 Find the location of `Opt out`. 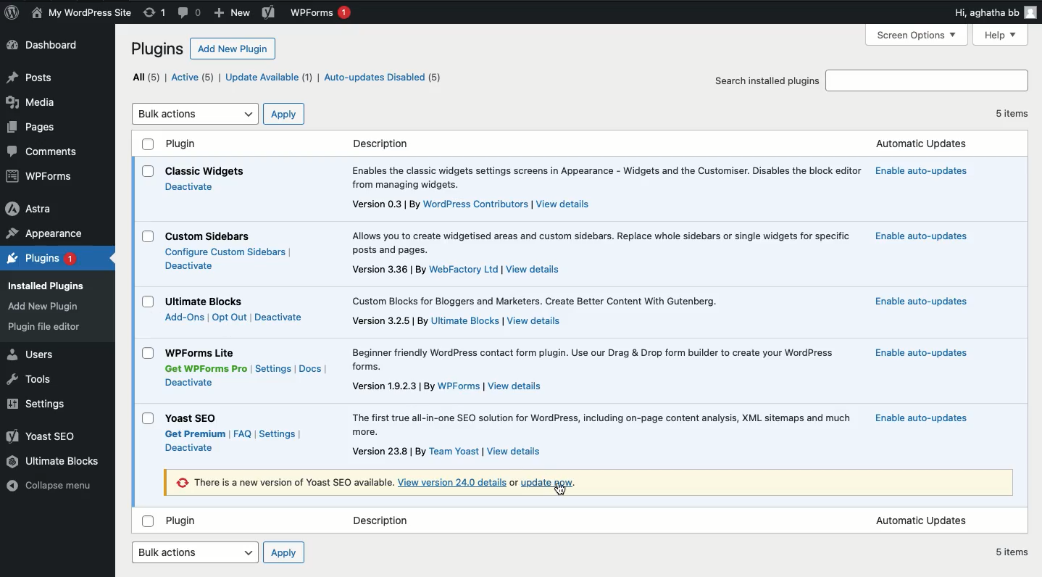

Opt out is located at coordinates (229, 317).